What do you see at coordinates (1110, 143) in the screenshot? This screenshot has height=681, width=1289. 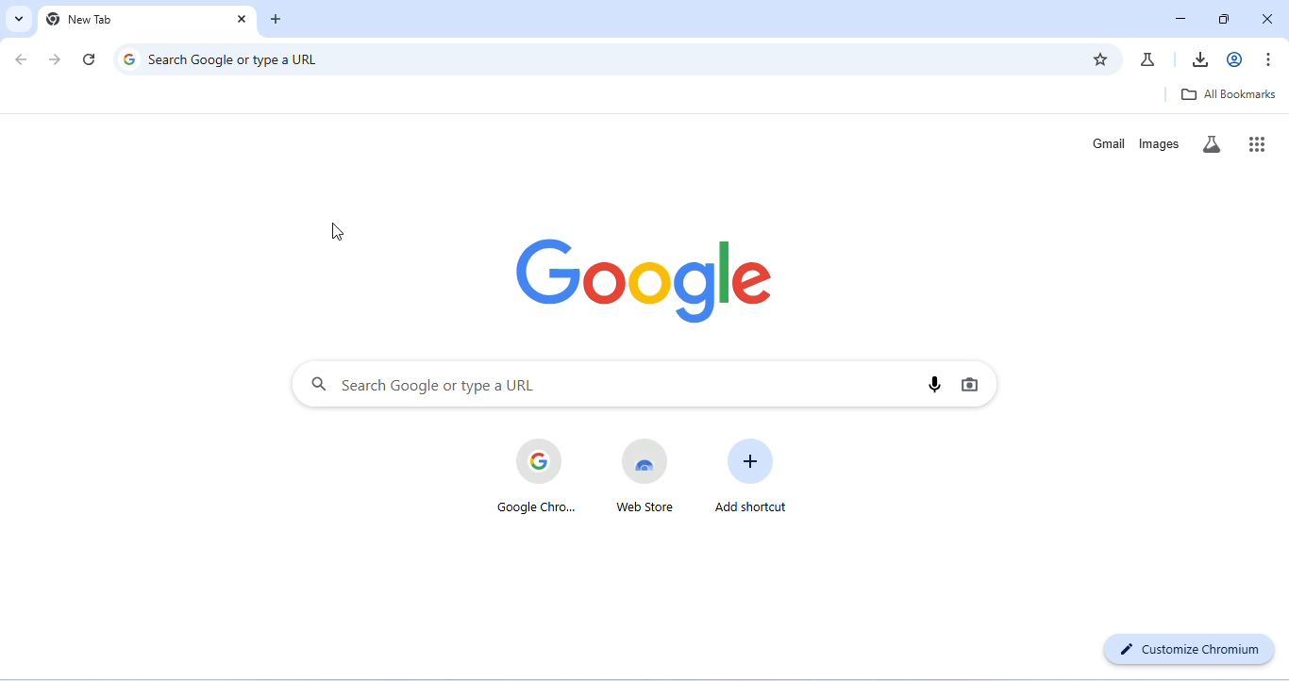 I see `gmail` at bounding box center [1110, 143].